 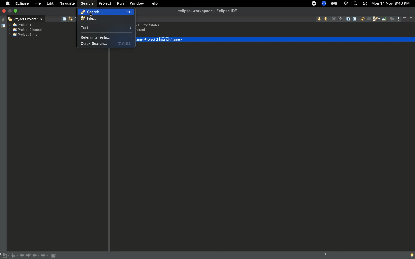 I want to click on Back, so click(x=36, y=256).